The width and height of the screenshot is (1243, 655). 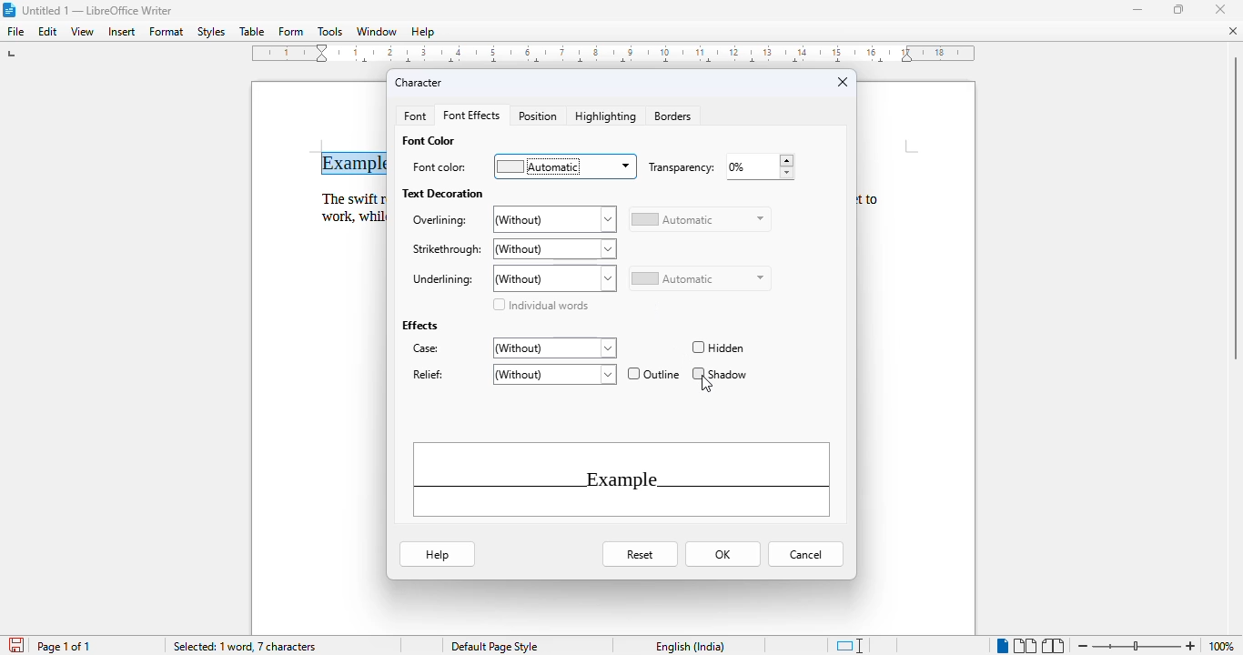 I want to click on text decoration, so click(x=443, y=193).